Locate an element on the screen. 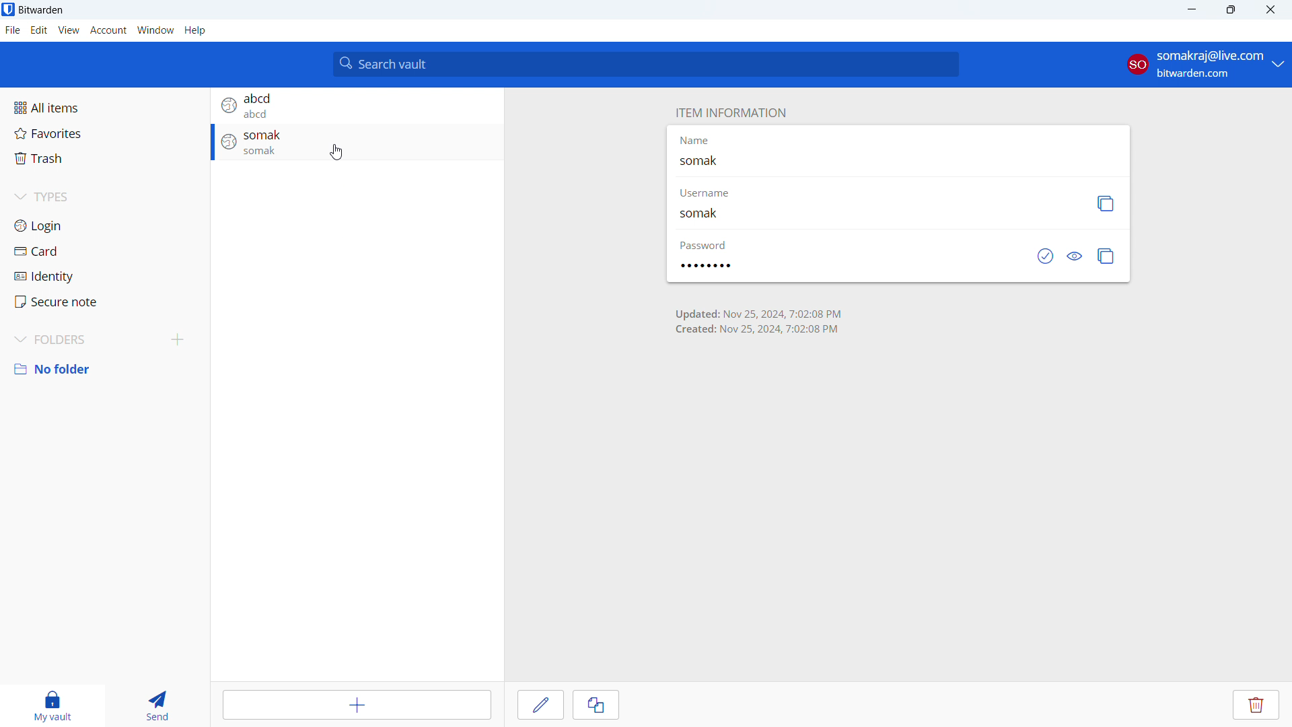 This screenshot has width=1292, height=727. close is located at coordinates (1271, 10).